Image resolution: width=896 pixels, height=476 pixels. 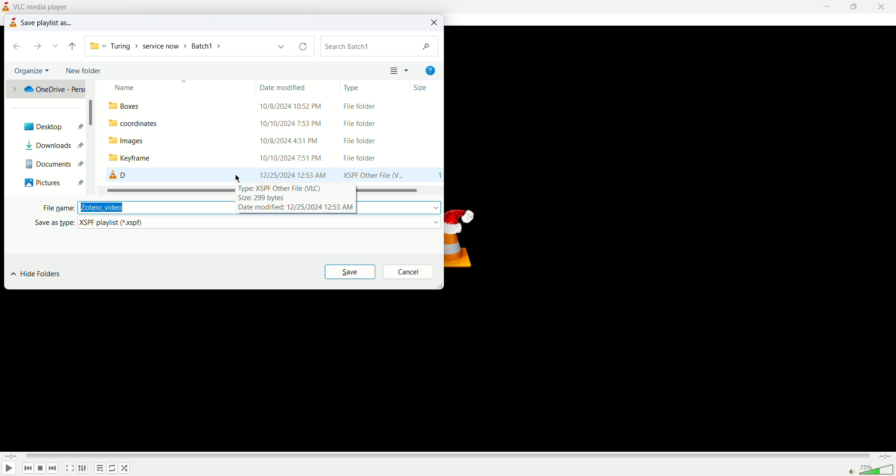 What do you see at coordinates (884, 457) in the screenshot?
I see `remaining time` at bounding box center [884, 457].